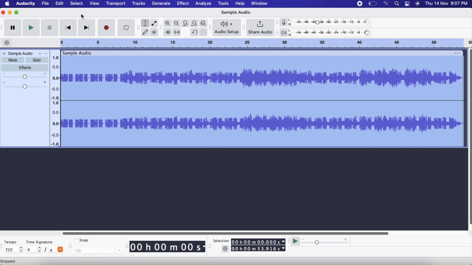  Describe the element at coordinates (146, 32) in the screenshot. I see `Draw tool` at that location.